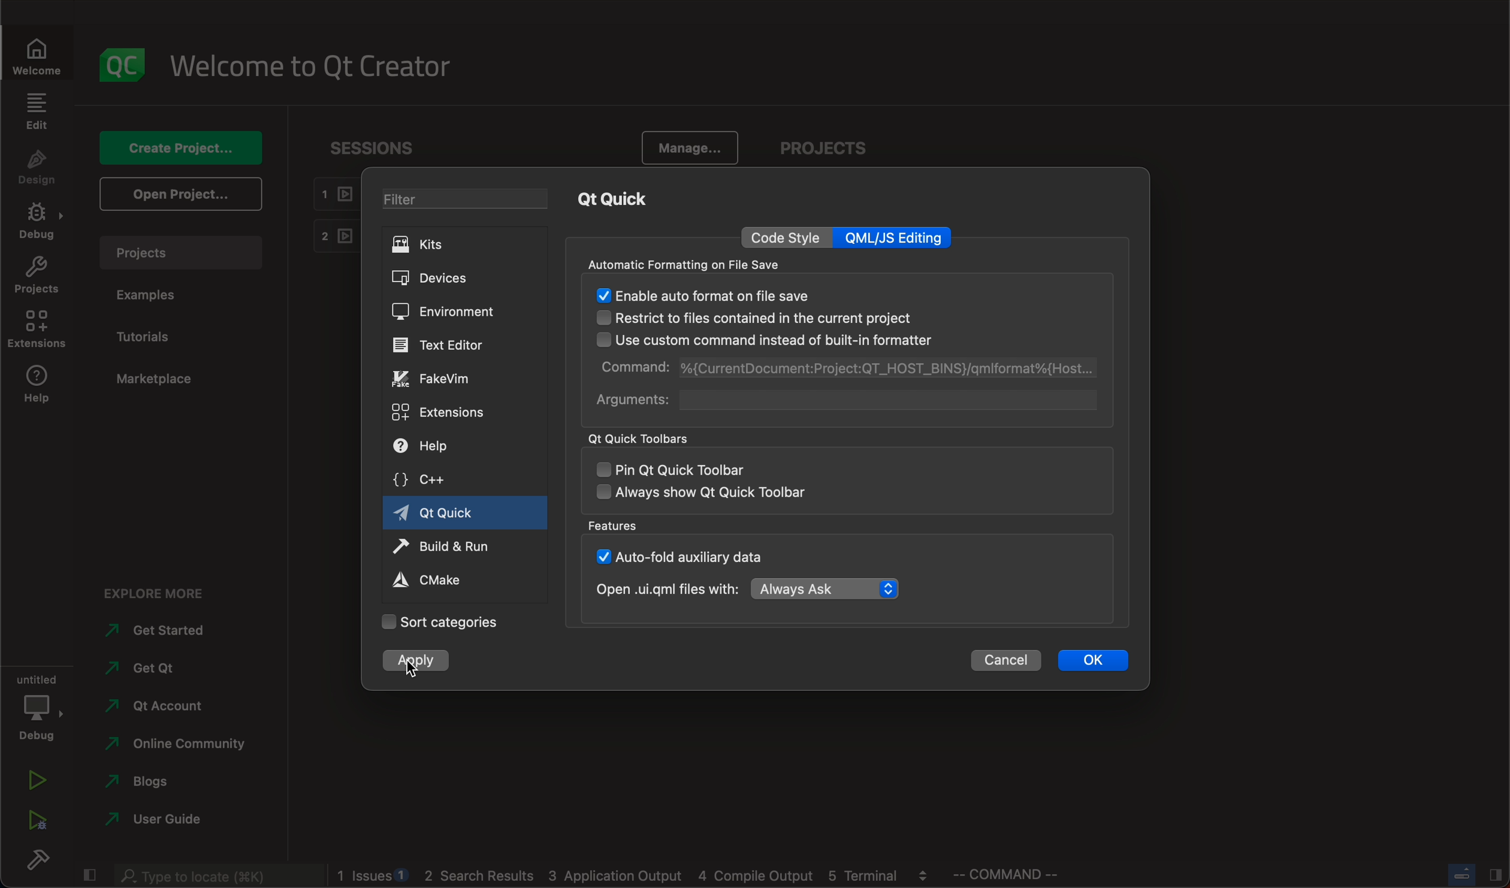 The height and width of the screenshot is (888, 1510). I want to click on help, so click(432, 446).